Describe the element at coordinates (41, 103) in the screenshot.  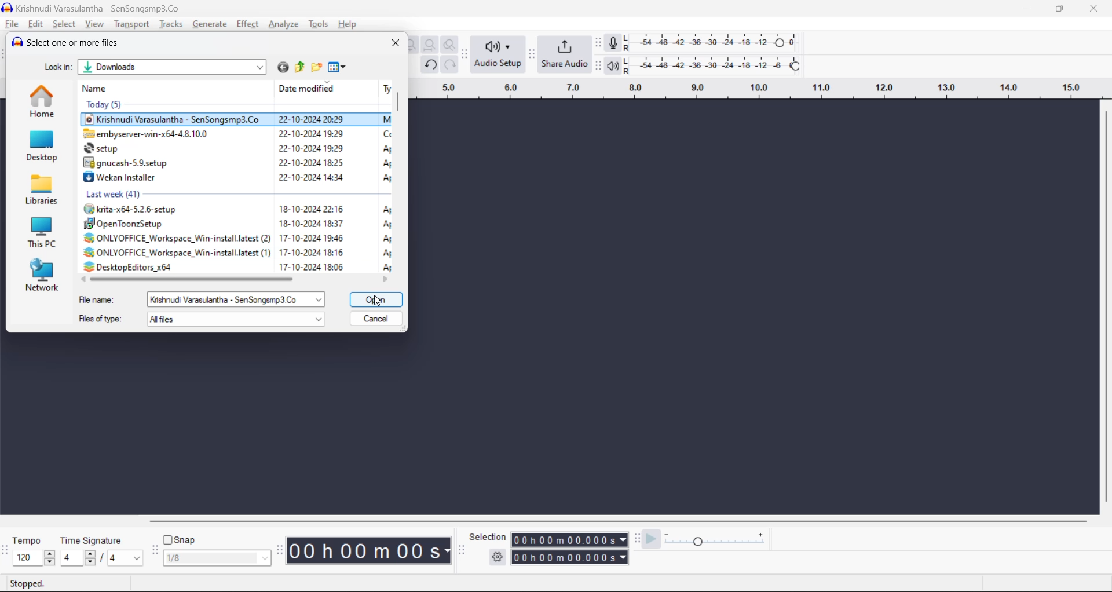
I see `home` at that location.